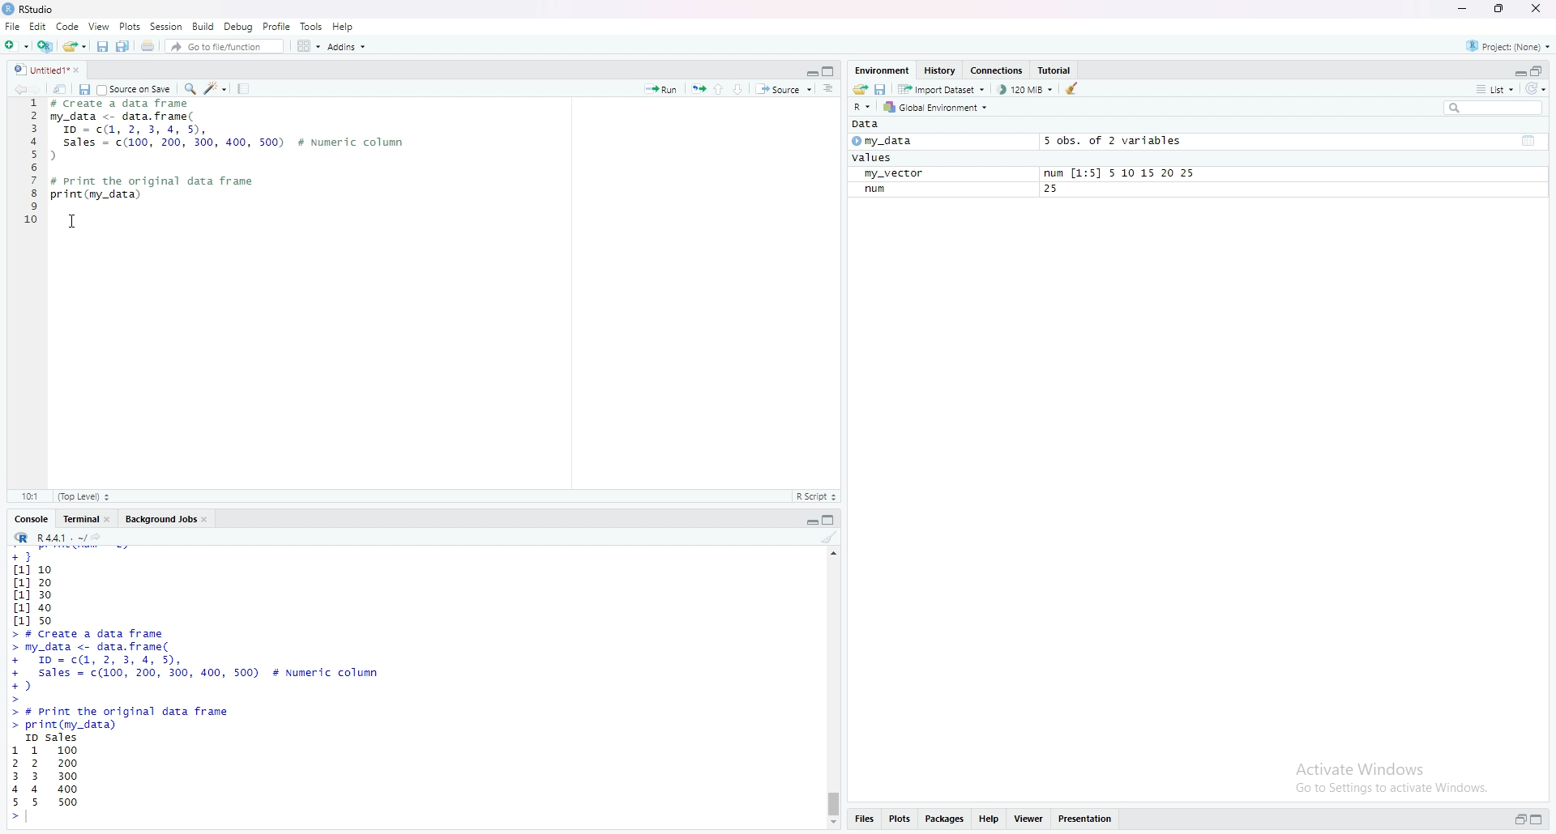 The image size is (1556, 834). I want to click on show document outline, so click(830, 90).